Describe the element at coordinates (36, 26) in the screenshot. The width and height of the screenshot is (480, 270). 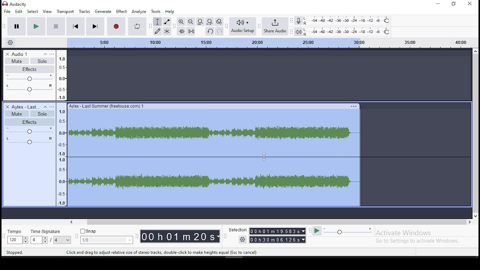
I see `play` at that location.